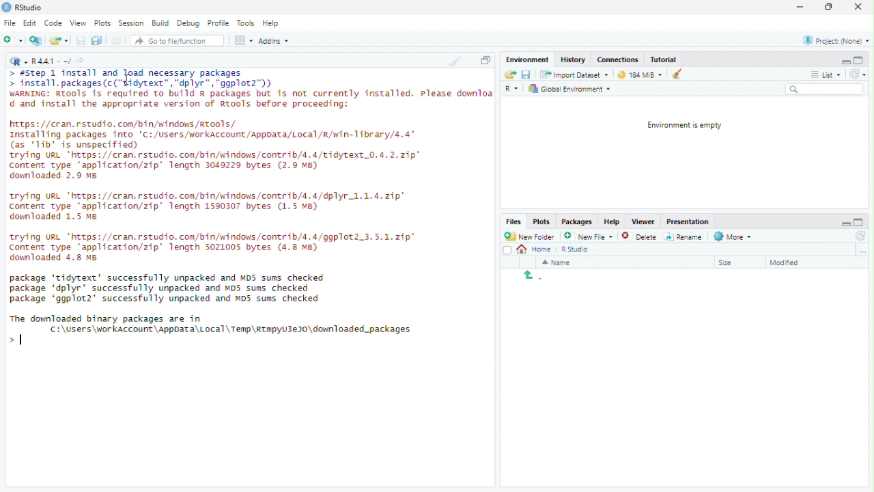 The image size is (874, 492). I want to click on trying URL “https://cran.rstudio.com/bin/windows/contrib/4.4/dplyr_1.1.4.zip"
Content type 'application/zip’ length 1590307 bytes (1.5 MB)
downloaded 1.5 MB, so click(212, 207).